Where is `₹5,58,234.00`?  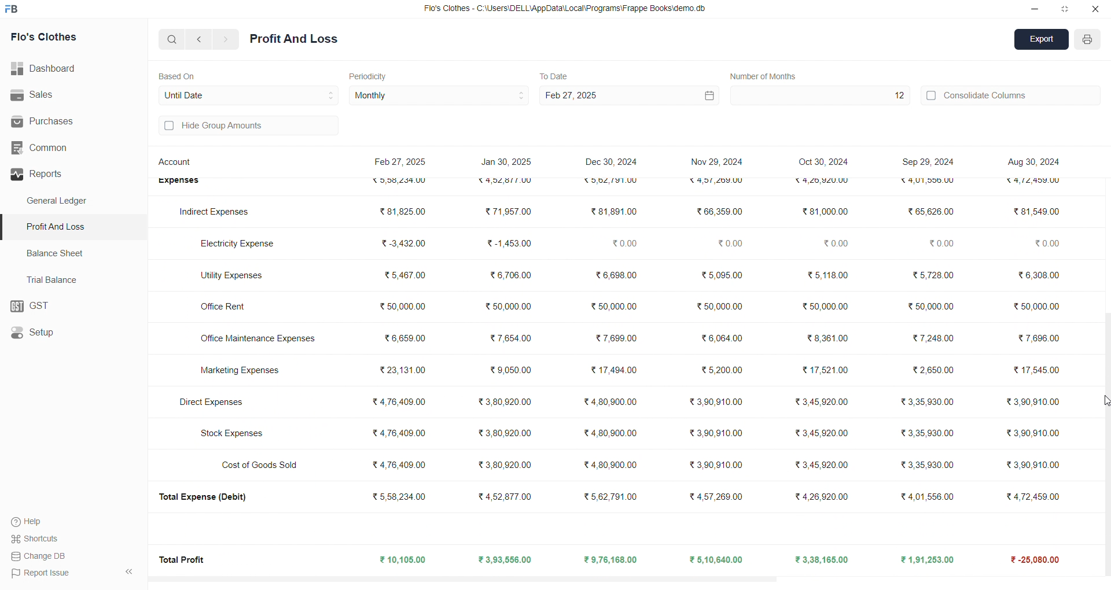 ₹5,58,234.00 is located at coordinates (398, 496).